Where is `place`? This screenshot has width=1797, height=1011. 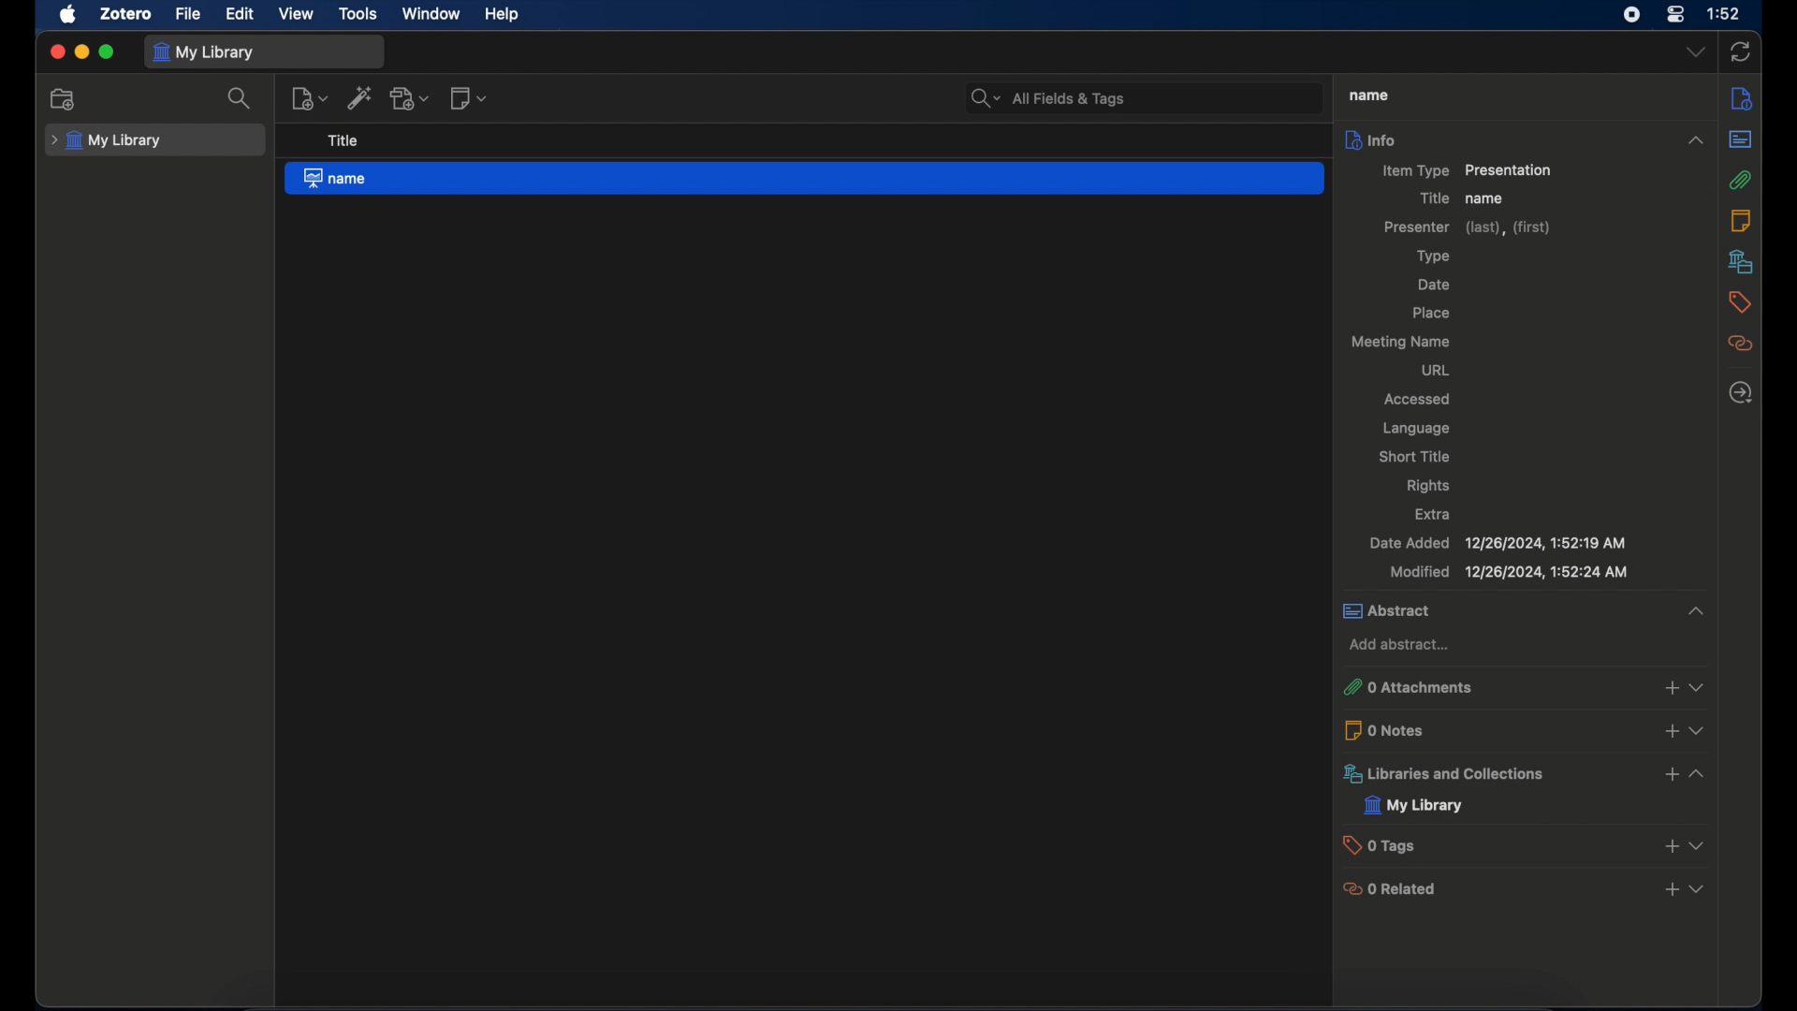 place is located at coordinates (1430, 313).